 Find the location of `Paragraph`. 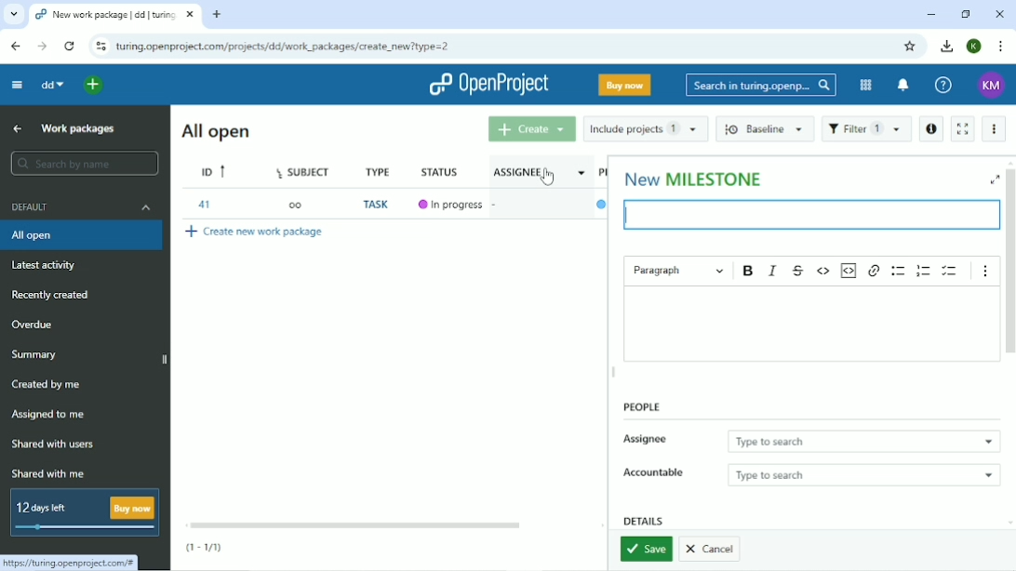

Paragraph is located at coordinates (678, 269).